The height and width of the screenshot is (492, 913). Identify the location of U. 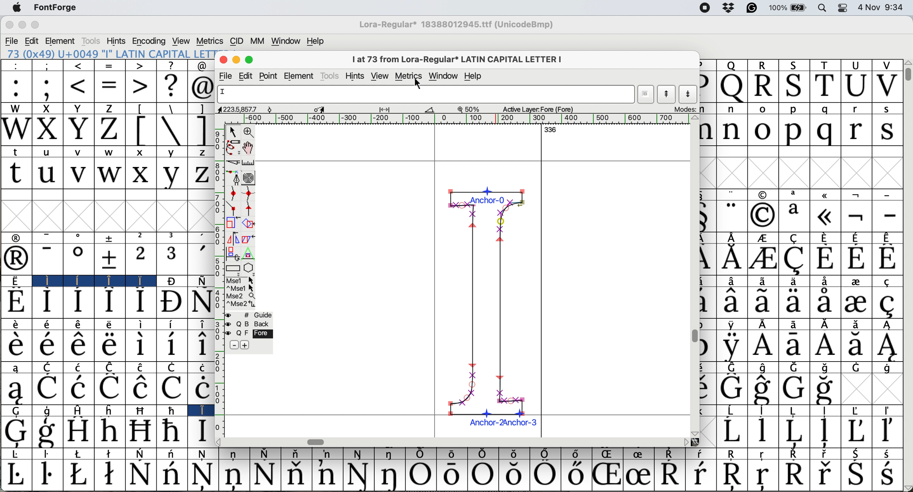
(857, 65).